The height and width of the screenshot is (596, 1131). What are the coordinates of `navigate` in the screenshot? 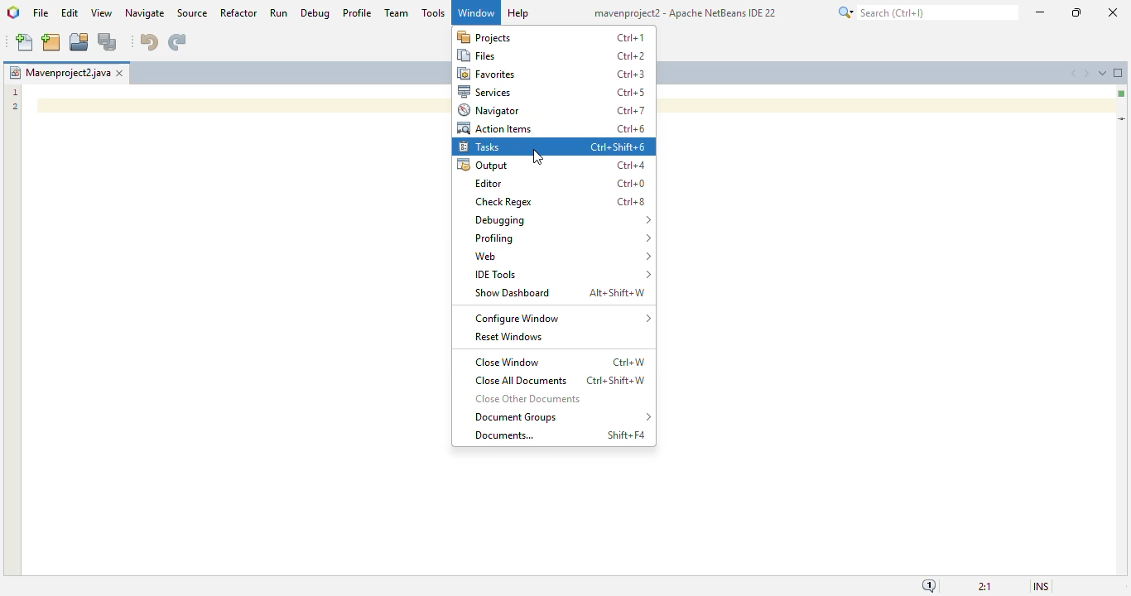 It's located at (145, 13).